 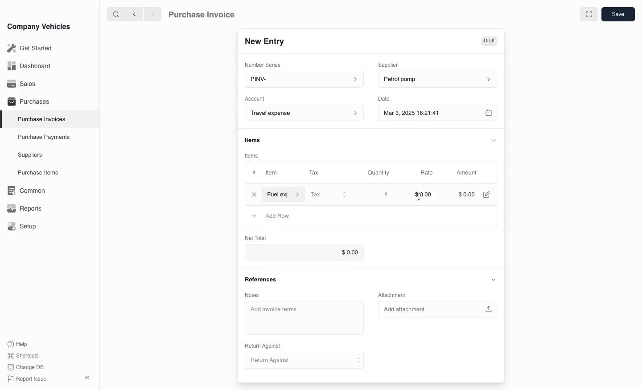 I want to click on References, so click(x=262, y=279).